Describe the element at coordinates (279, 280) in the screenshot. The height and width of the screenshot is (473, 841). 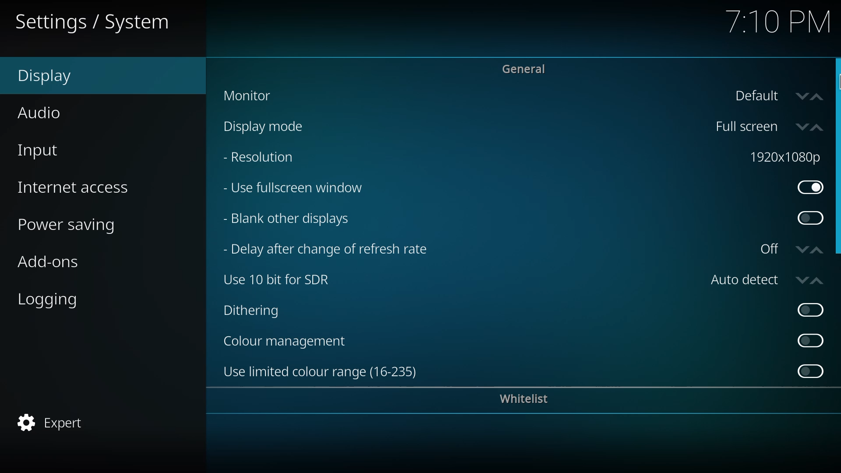
I see `` at that location.